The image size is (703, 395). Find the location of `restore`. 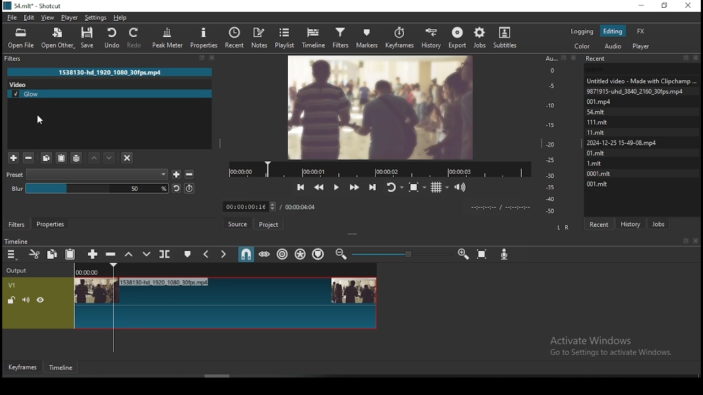

restore is located at coordinates (666, 7).